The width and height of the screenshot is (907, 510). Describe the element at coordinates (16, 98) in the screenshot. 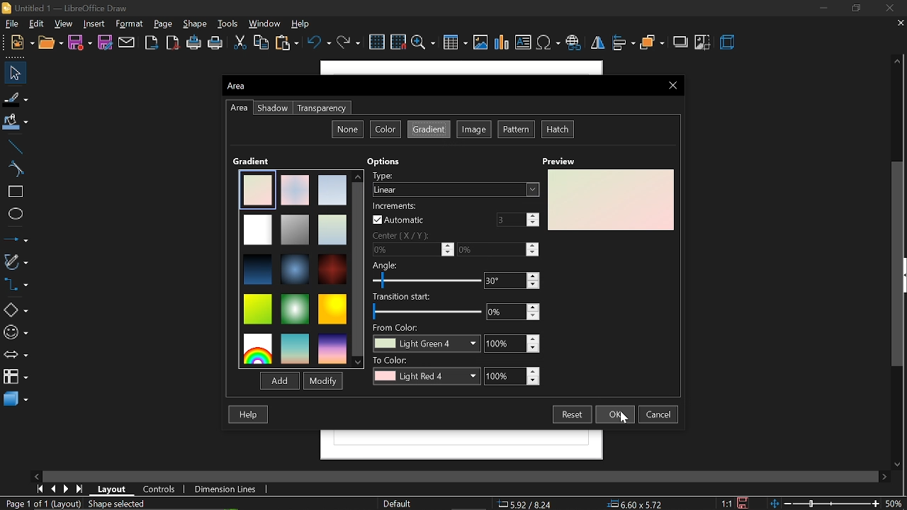

I see `fill line` at that location.